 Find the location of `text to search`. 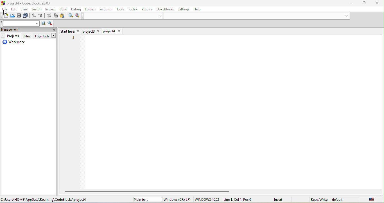

text to search is located at coordinates (21, 23).